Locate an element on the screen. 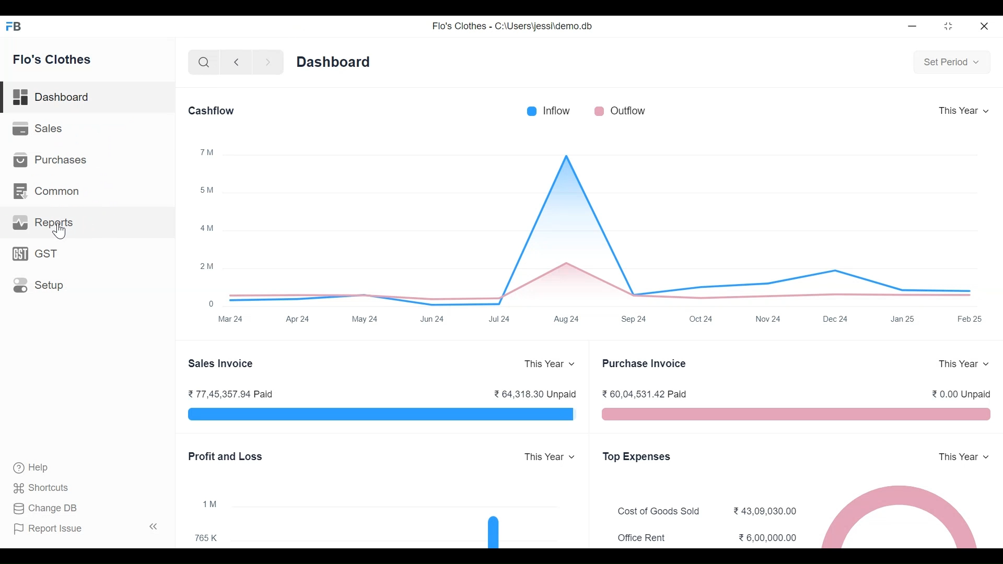  Visual representation of Profit and loss yearly is located at coordinates (406, 519).